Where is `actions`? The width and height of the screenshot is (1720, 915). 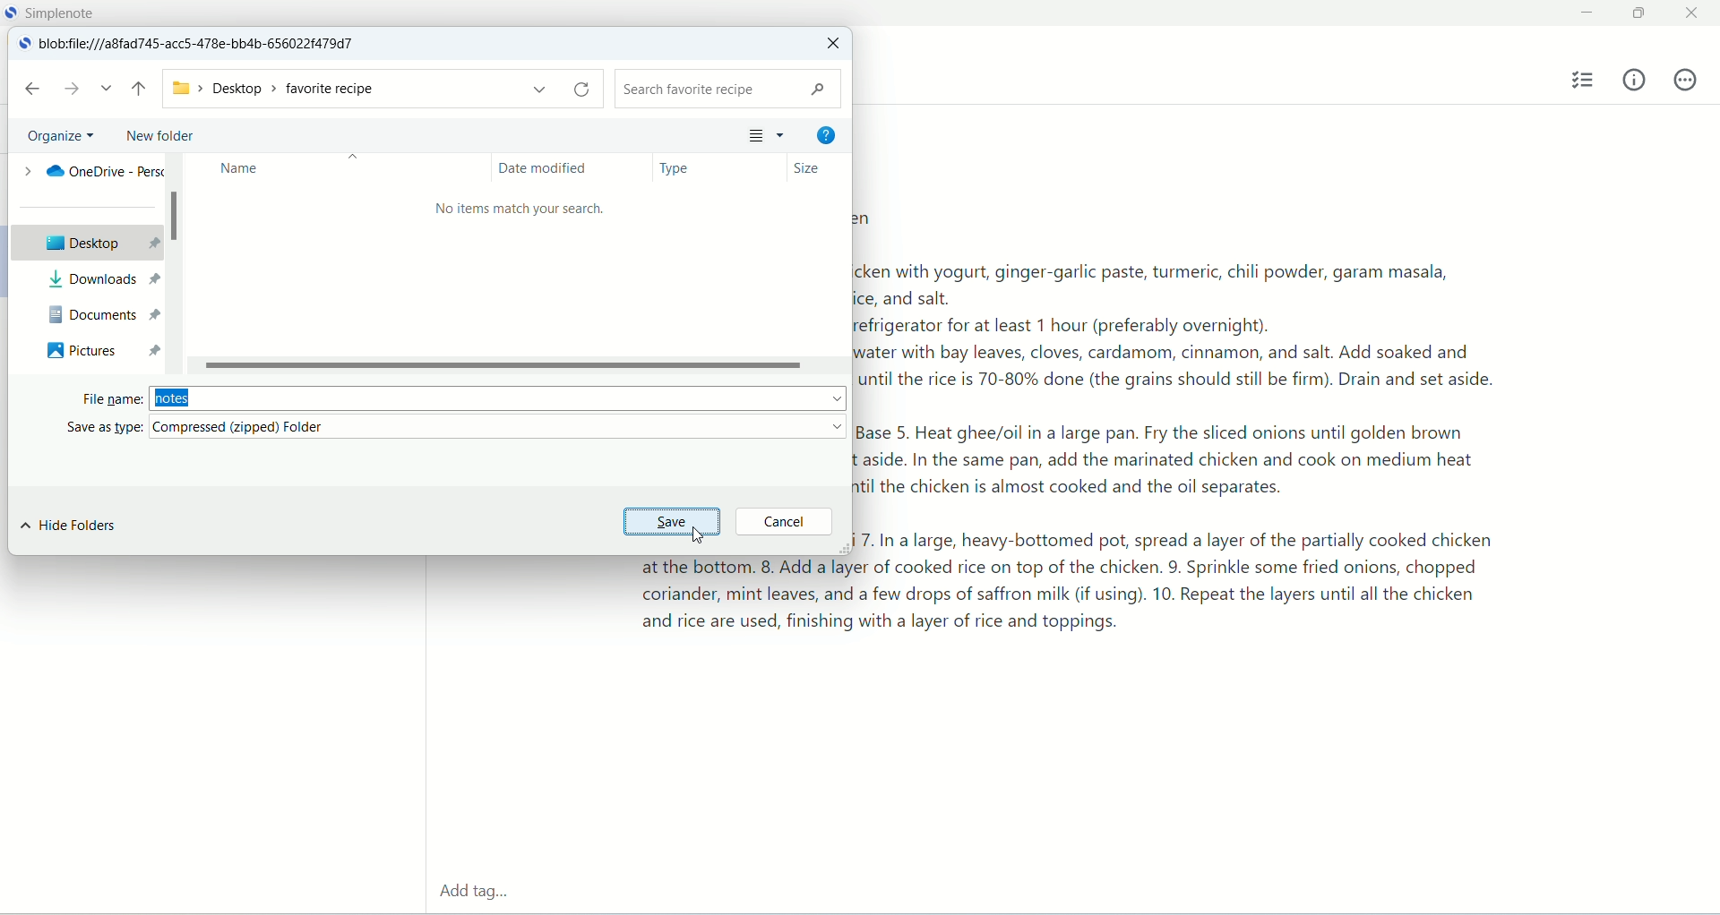 actions is located at coordinates (1685, 80).